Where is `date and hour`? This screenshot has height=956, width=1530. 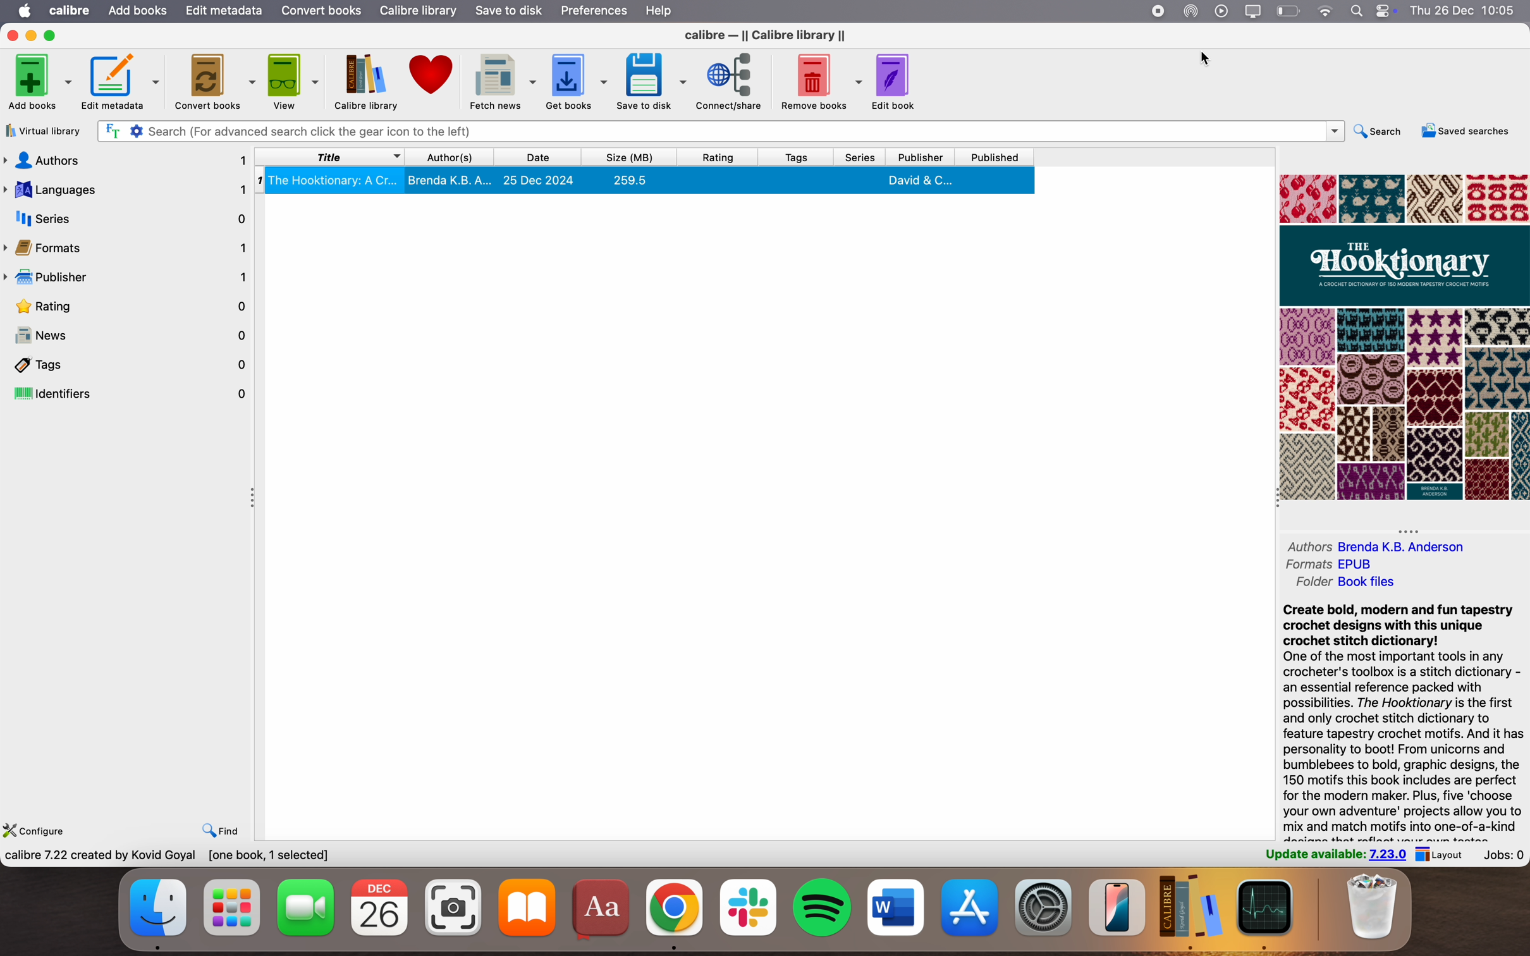
date and hour is located at coordinates (1469, 10).